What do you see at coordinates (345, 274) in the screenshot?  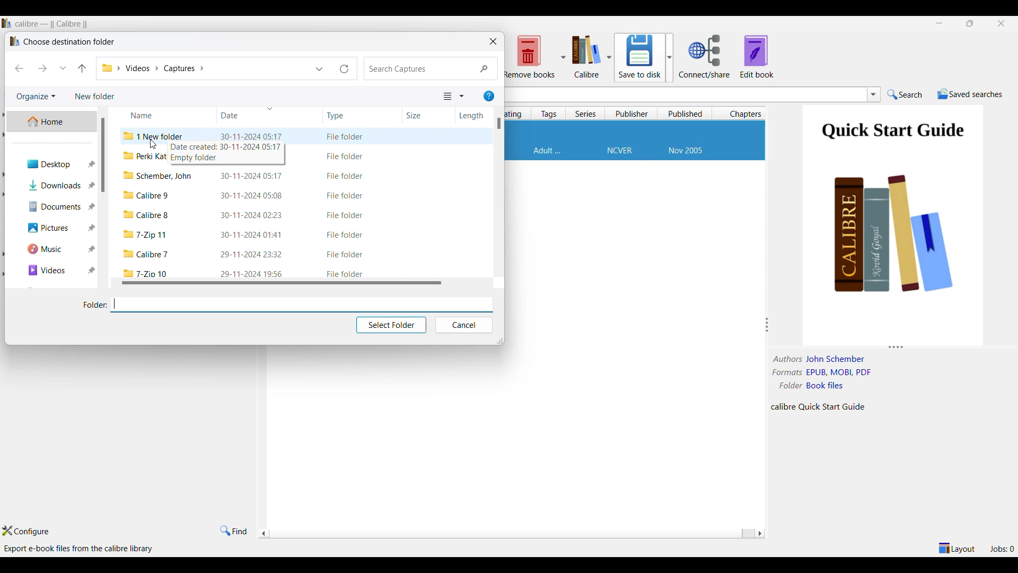 I see `file folder` at bounding box center [345, 274].